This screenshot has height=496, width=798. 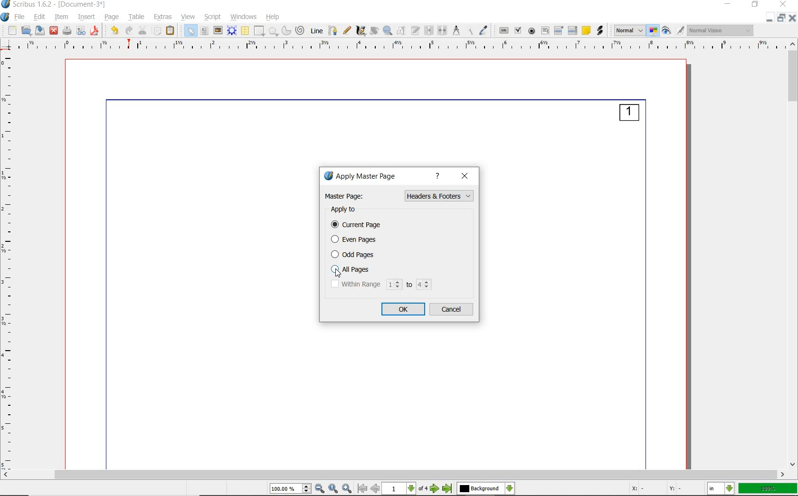 I want to click on text annotation, so click(x=587, y=30).